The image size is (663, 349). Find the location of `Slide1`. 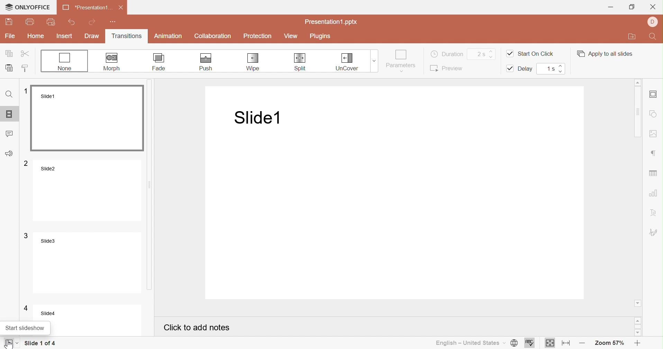

Slide1 is located at coordinates (255, 118).